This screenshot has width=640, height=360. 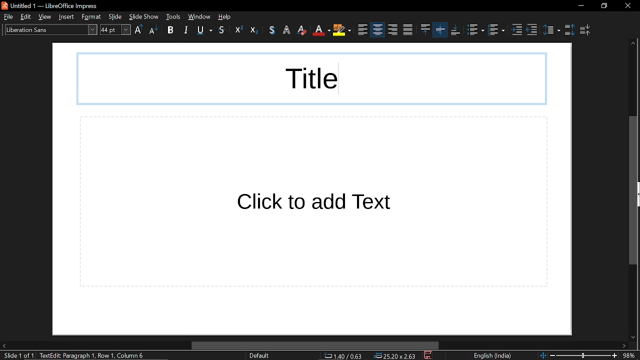 What do you see at coordinates (429, 356) in the screenshot?
I see `save` at bounding box center [429, 356].